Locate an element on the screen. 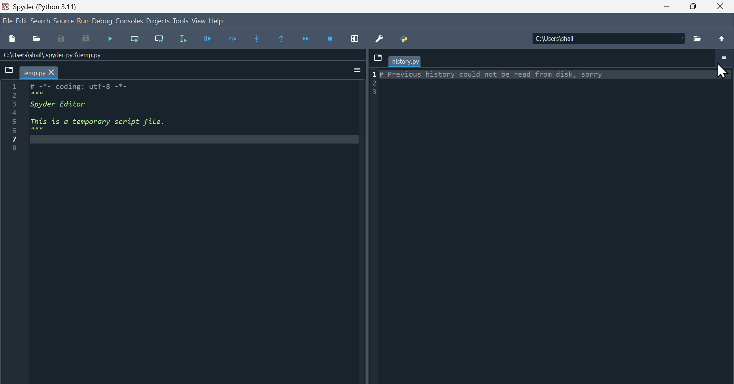 The width and height of the screenshot is (734, 384). Spyder (Python 3.11) is located at coordinates (47, 6).